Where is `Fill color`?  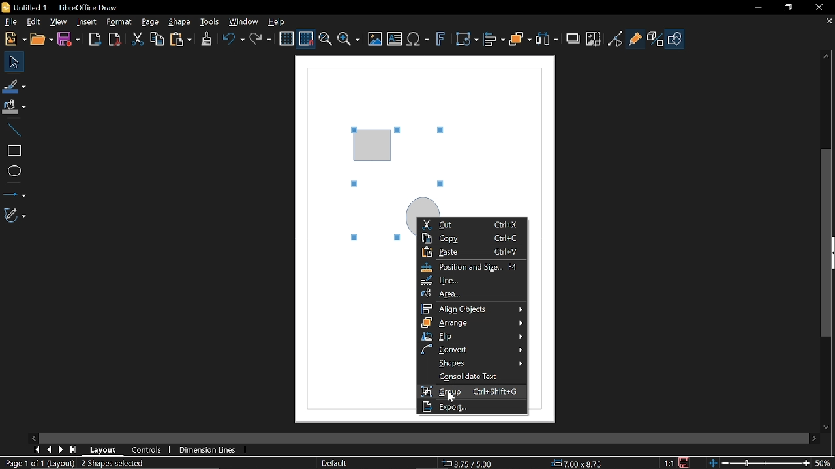 Fill color is located at coordinates (13, 106).